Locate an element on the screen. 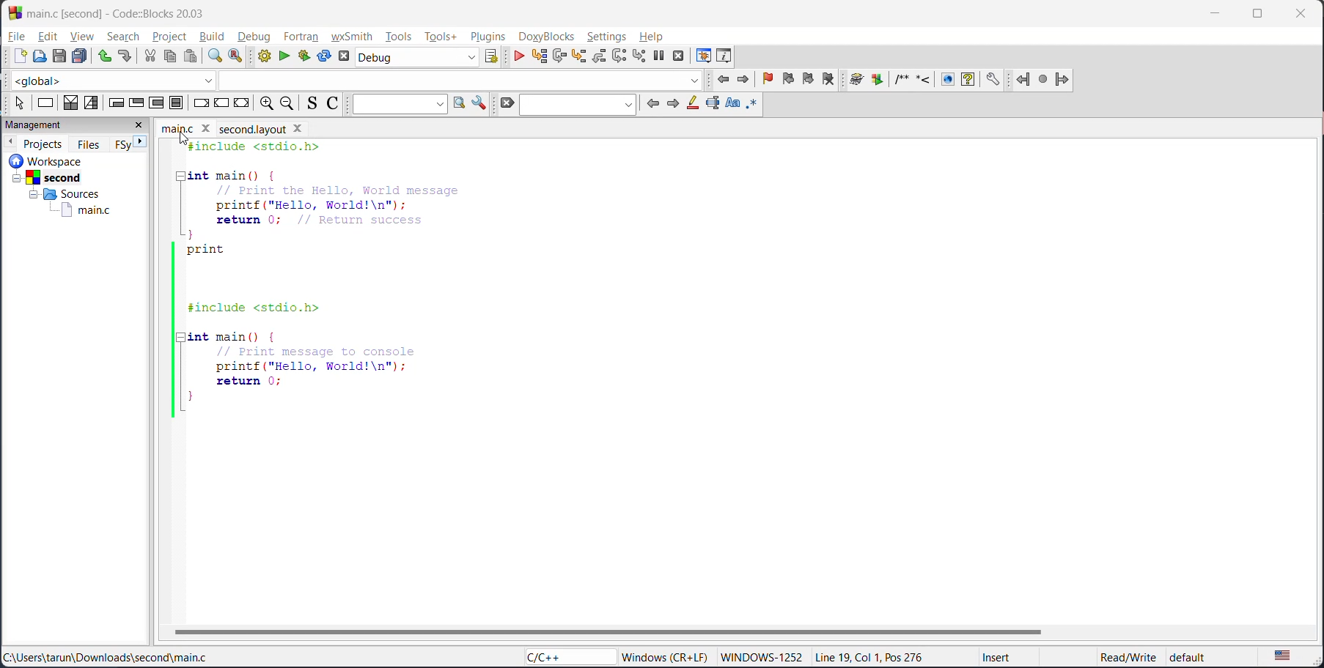 This screenshot has width=1324, height=668. management is located at coordinates (34, 125).